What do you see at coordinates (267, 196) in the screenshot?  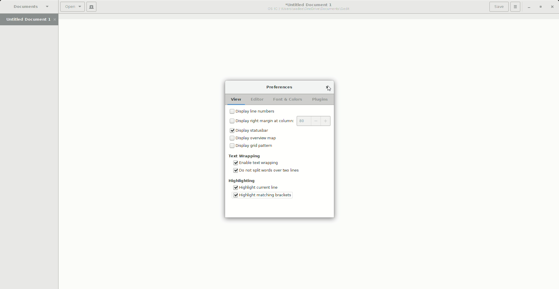 I see `Highlight matching brackets` at bounding box center [267, 196].